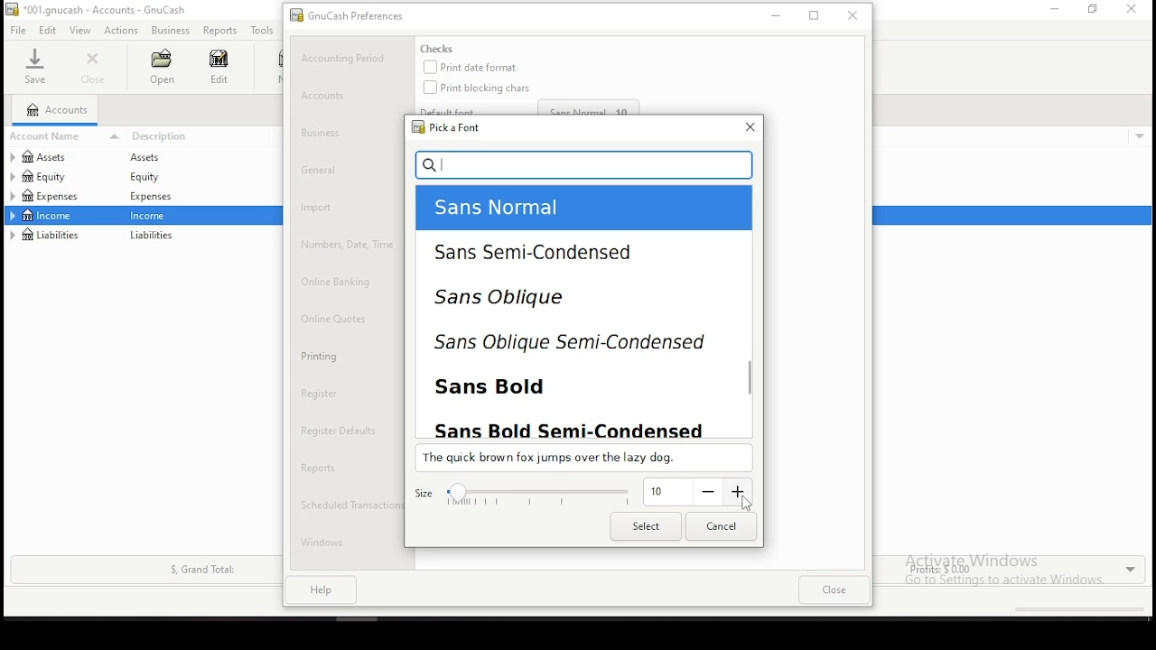 The width and height of the screenshot is (1156, 650). What do you see at coordinates (96, 10) in the screenshot?
I see `*001.gnucash - accounts - GnuCash` at bounding box center [96, 10].